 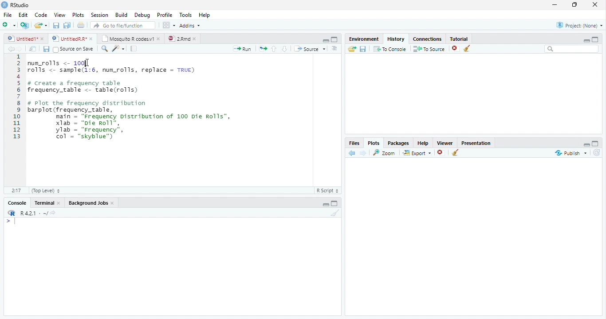 I want to click on Save all open files, so click(x=67, y=25).